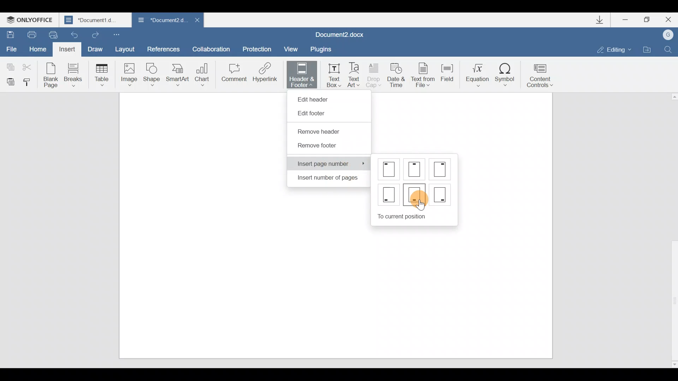 The image size is (678, 381). What do you see at coordinates (415, 194) in the screenshot?
I see `Position 5` at bounding box center [415, 194].